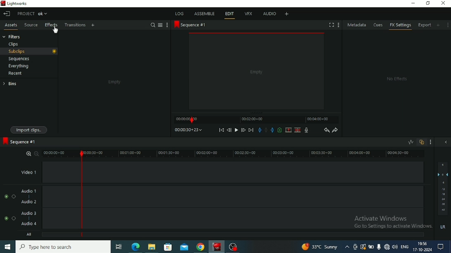  What do you see at coordinates (288, 130) in the screenshot?
I see `Remove the section` at bounding box center [288, 130].